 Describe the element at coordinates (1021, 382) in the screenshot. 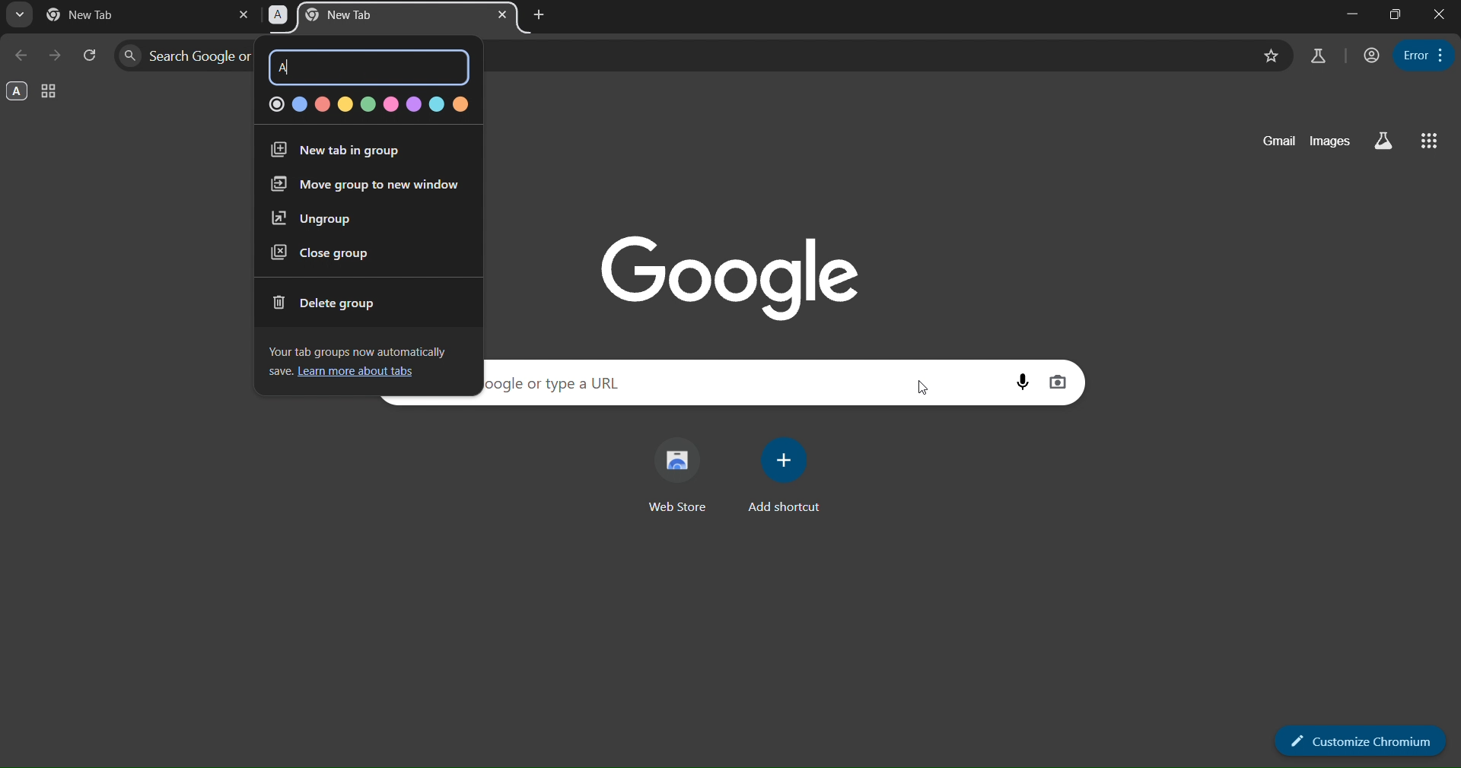

I see `voice search` at that location.